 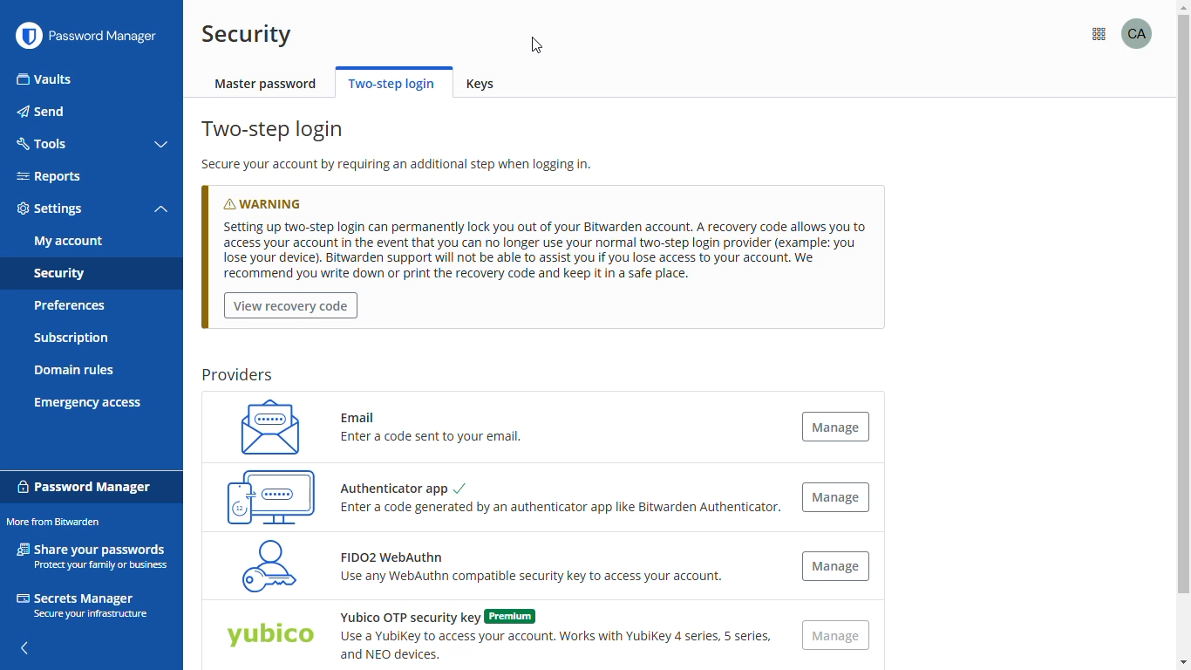 I want to click on emergency access, so click(x=88, y=403).